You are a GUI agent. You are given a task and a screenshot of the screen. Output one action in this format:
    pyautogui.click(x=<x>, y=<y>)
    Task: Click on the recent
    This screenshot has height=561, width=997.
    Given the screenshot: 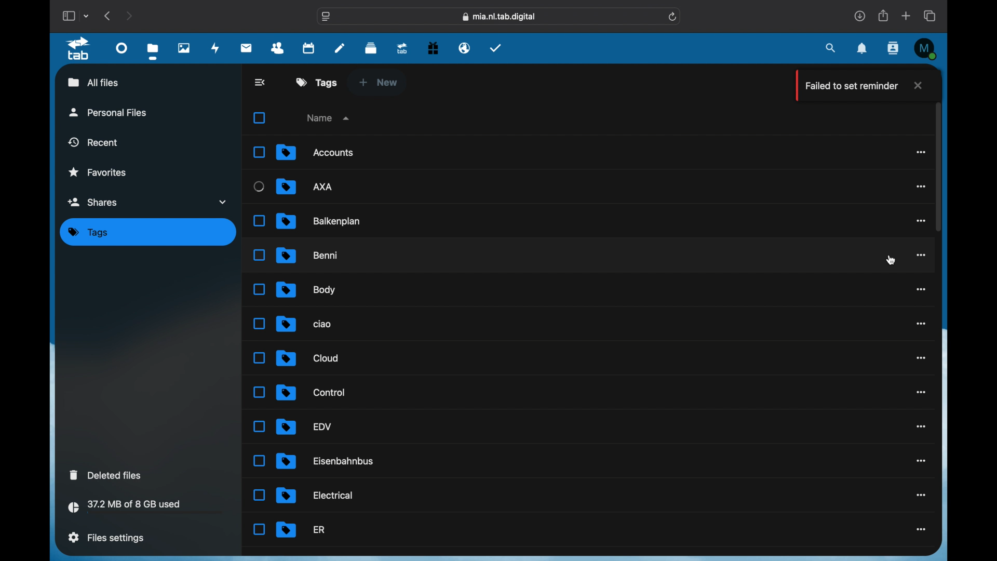 What is the action you would take?
    pyautogui.click(x=94, y=142)
    